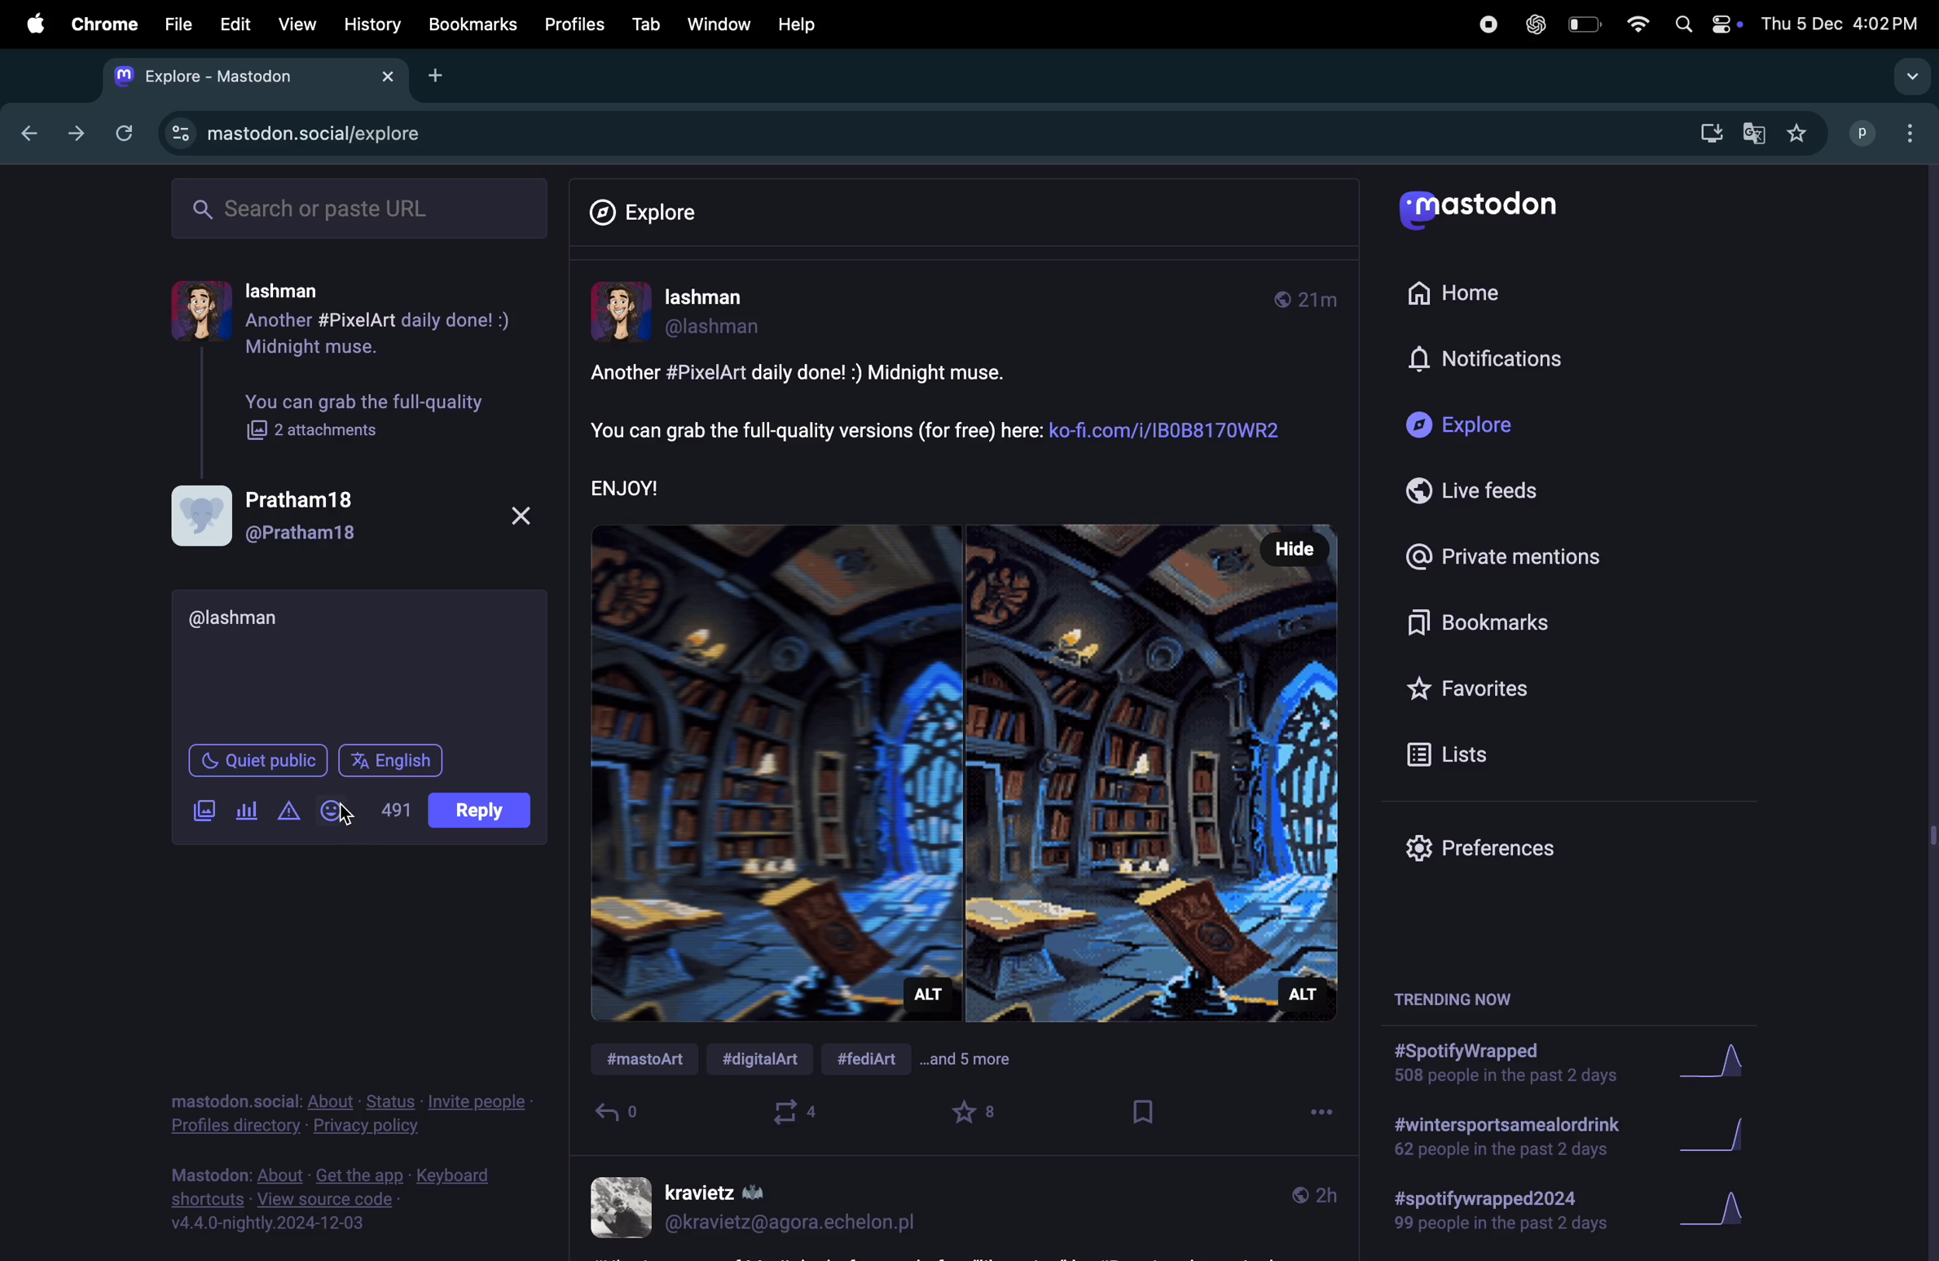 The image size is (1939, 1261). Describe the element at coordinates (1909, 79) in the screenshot. I see `drop down` at that location.